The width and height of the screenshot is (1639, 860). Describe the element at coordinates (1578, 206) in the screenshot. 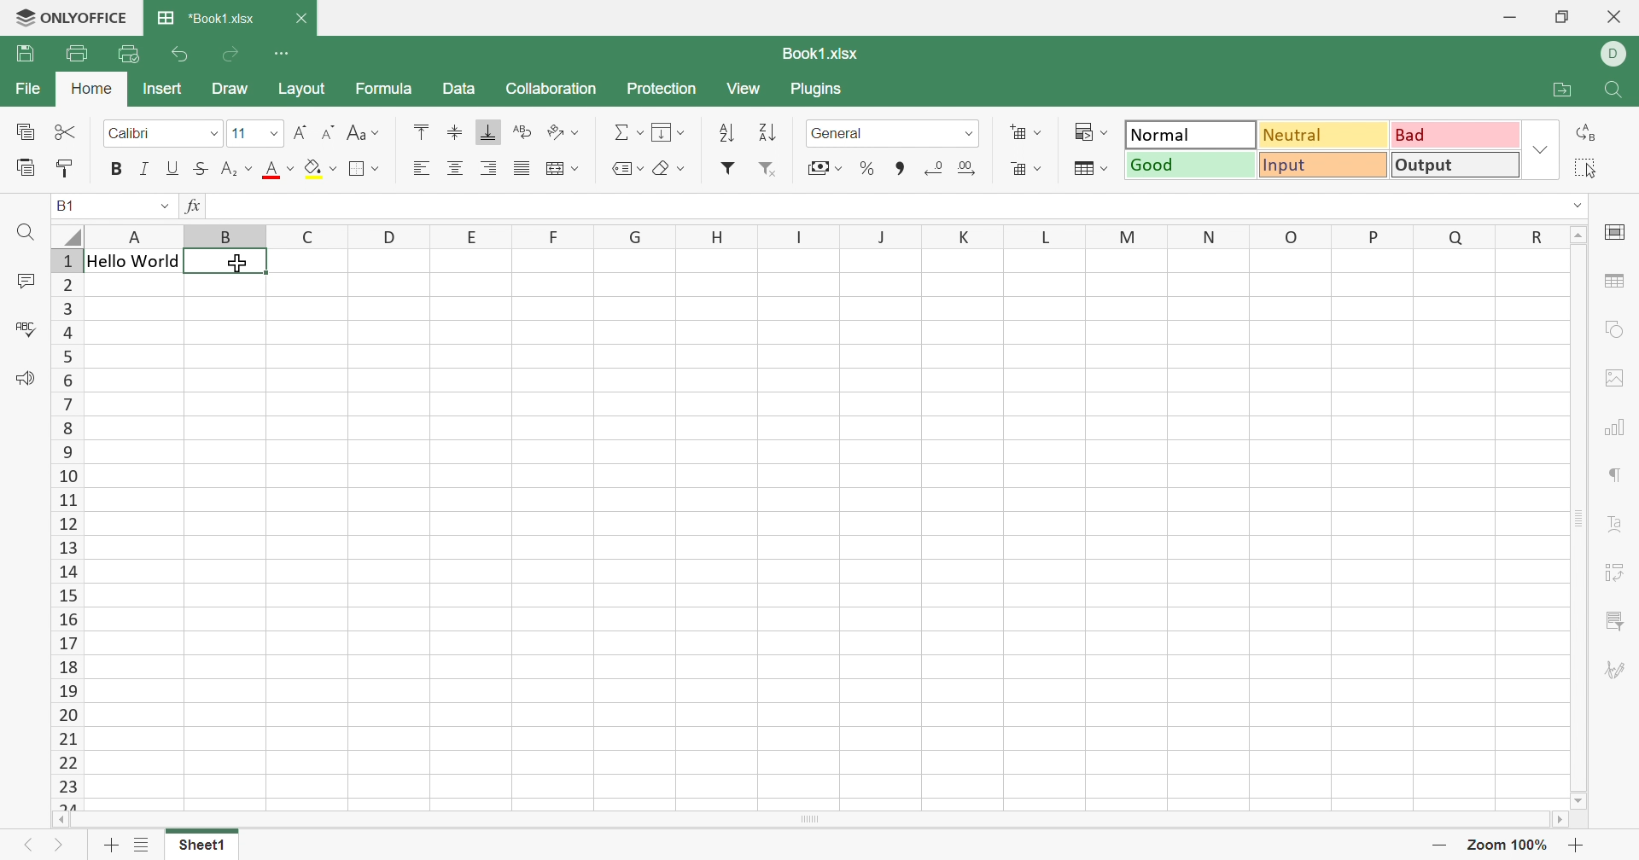

I see `Drop down` at that location.